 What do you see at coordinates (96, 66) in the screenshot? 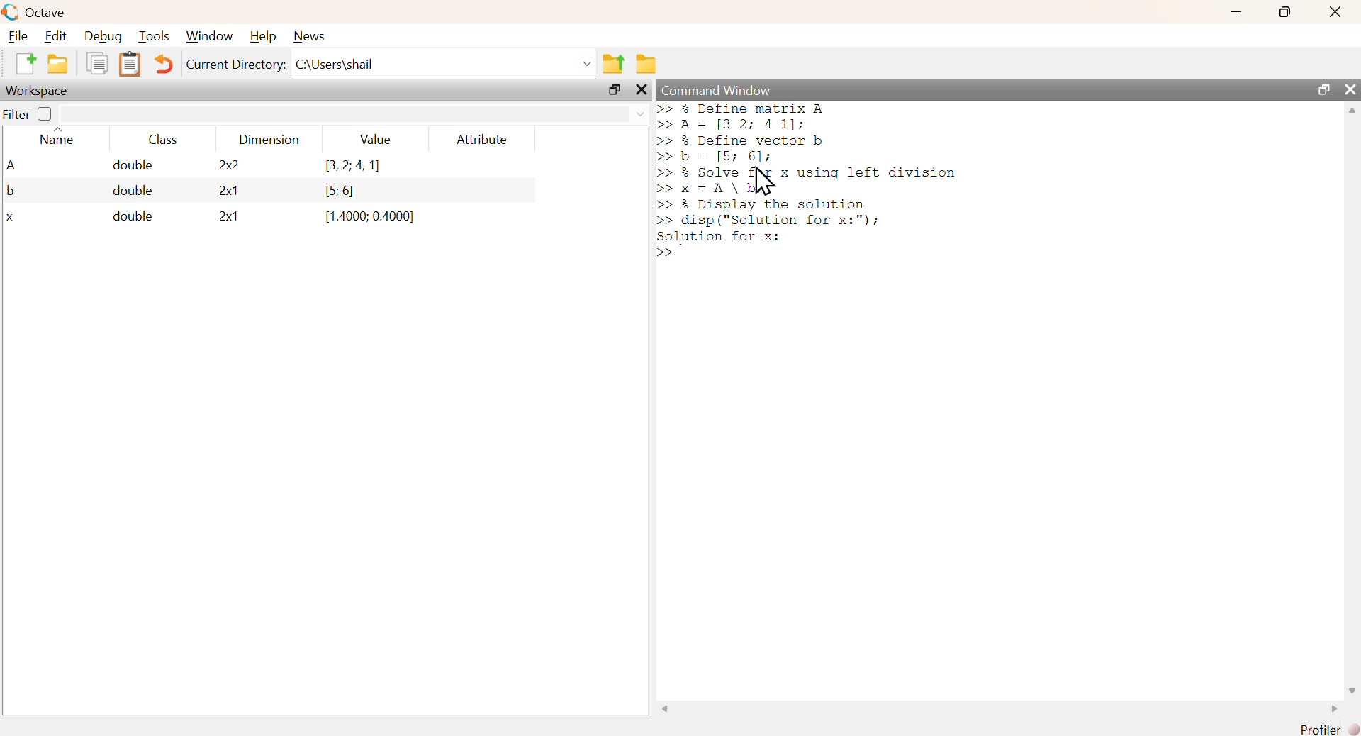
I see `copy` at bounding box center [96, 66].